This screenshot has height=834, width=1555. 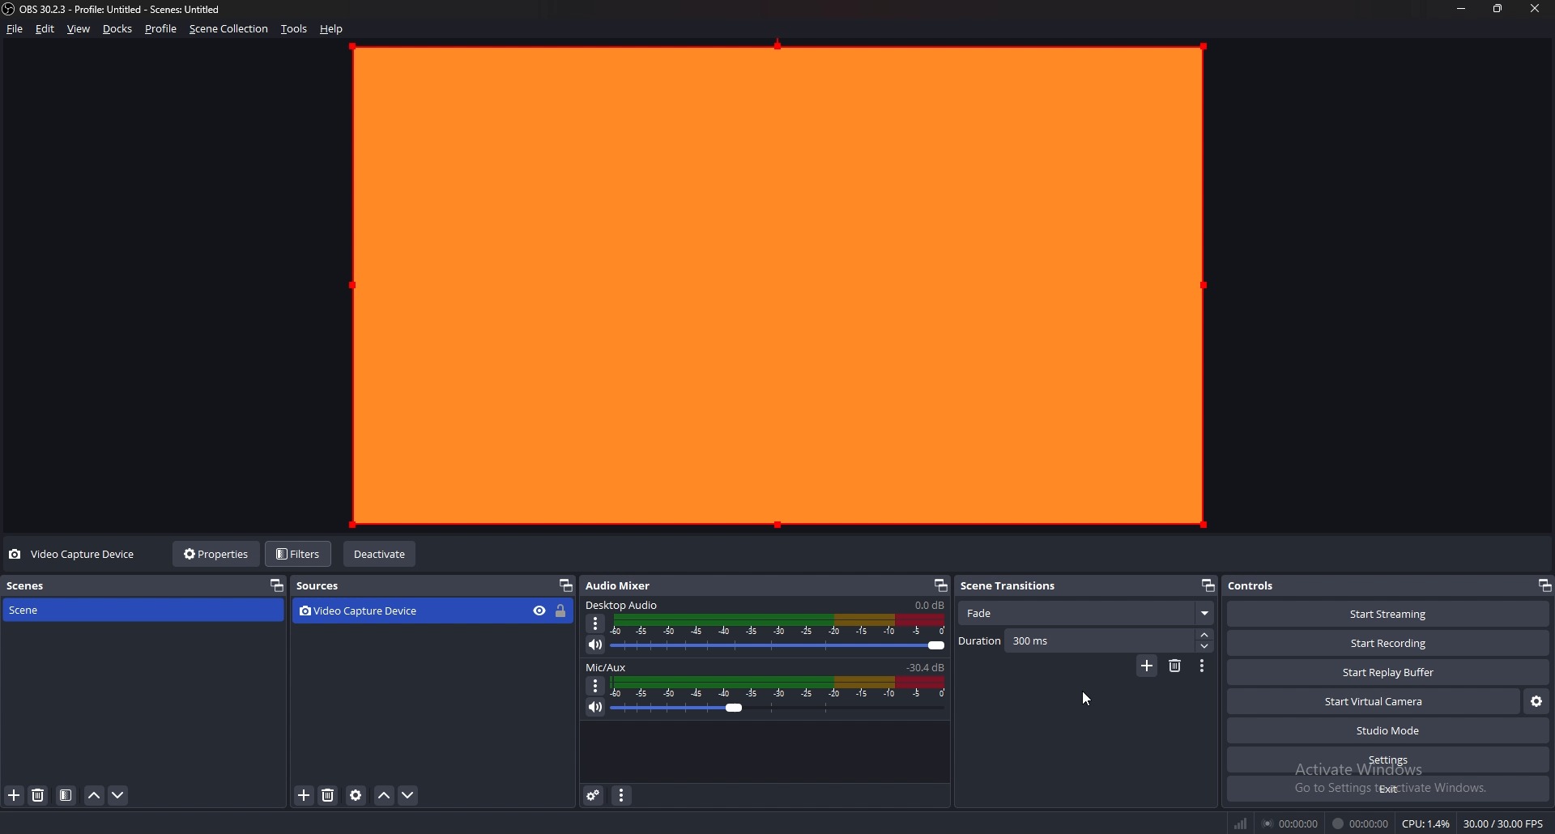 What do you see at coordinates (363, 612) in the screenshot?
I see `video capture device` at bounding box center [363, 612].